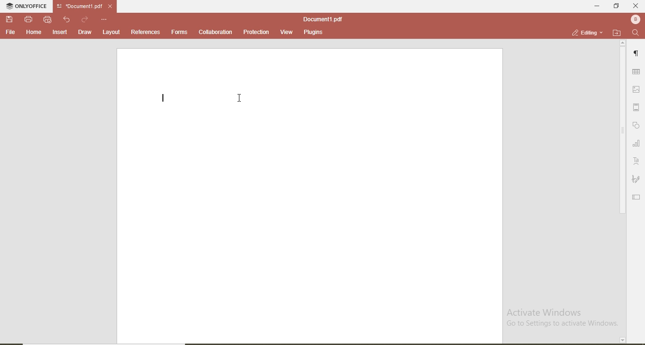  I want to click on forms, so click(179, 33).